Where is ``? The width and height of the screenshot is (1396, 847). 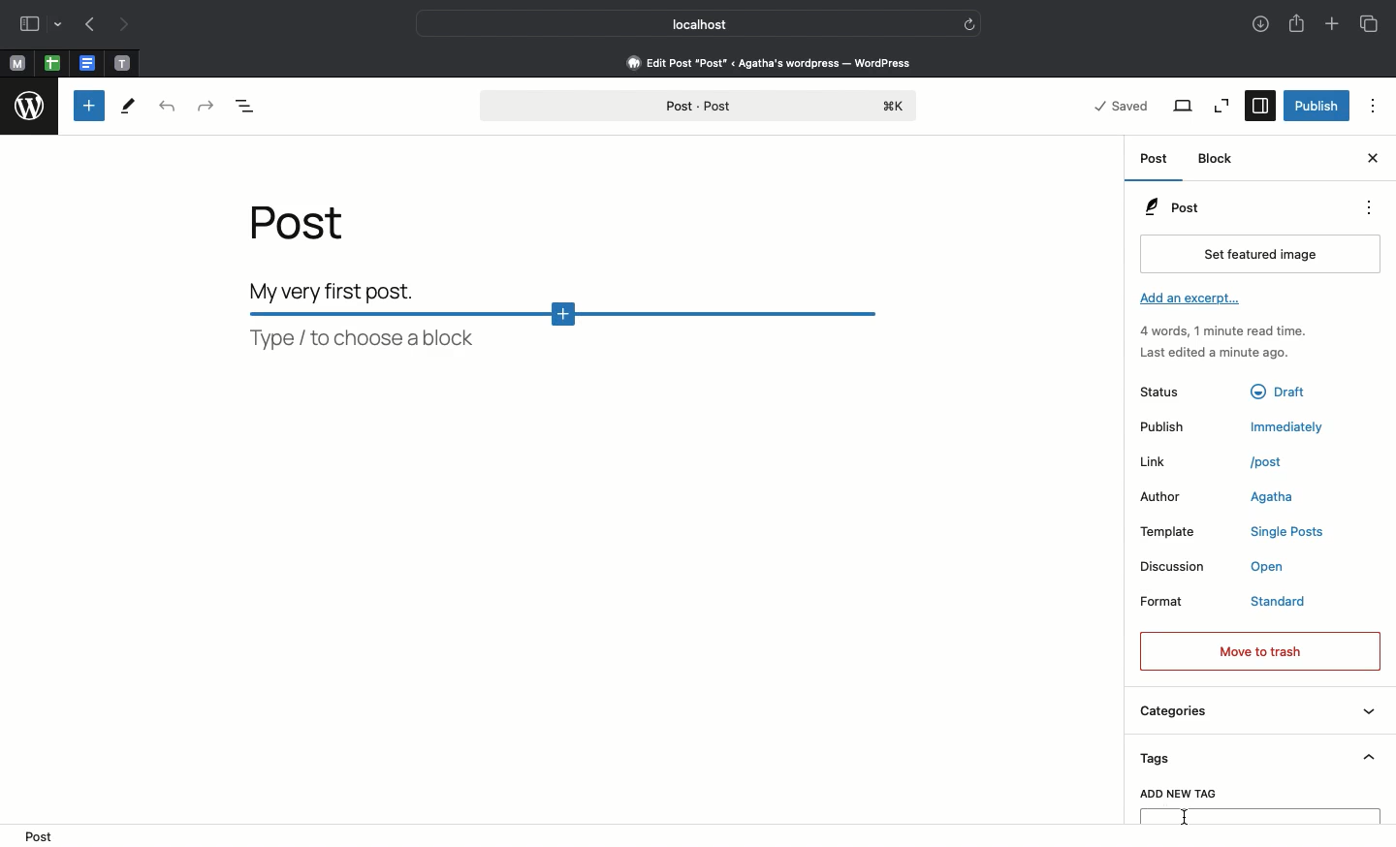
 is located at coordinates (971, 24).